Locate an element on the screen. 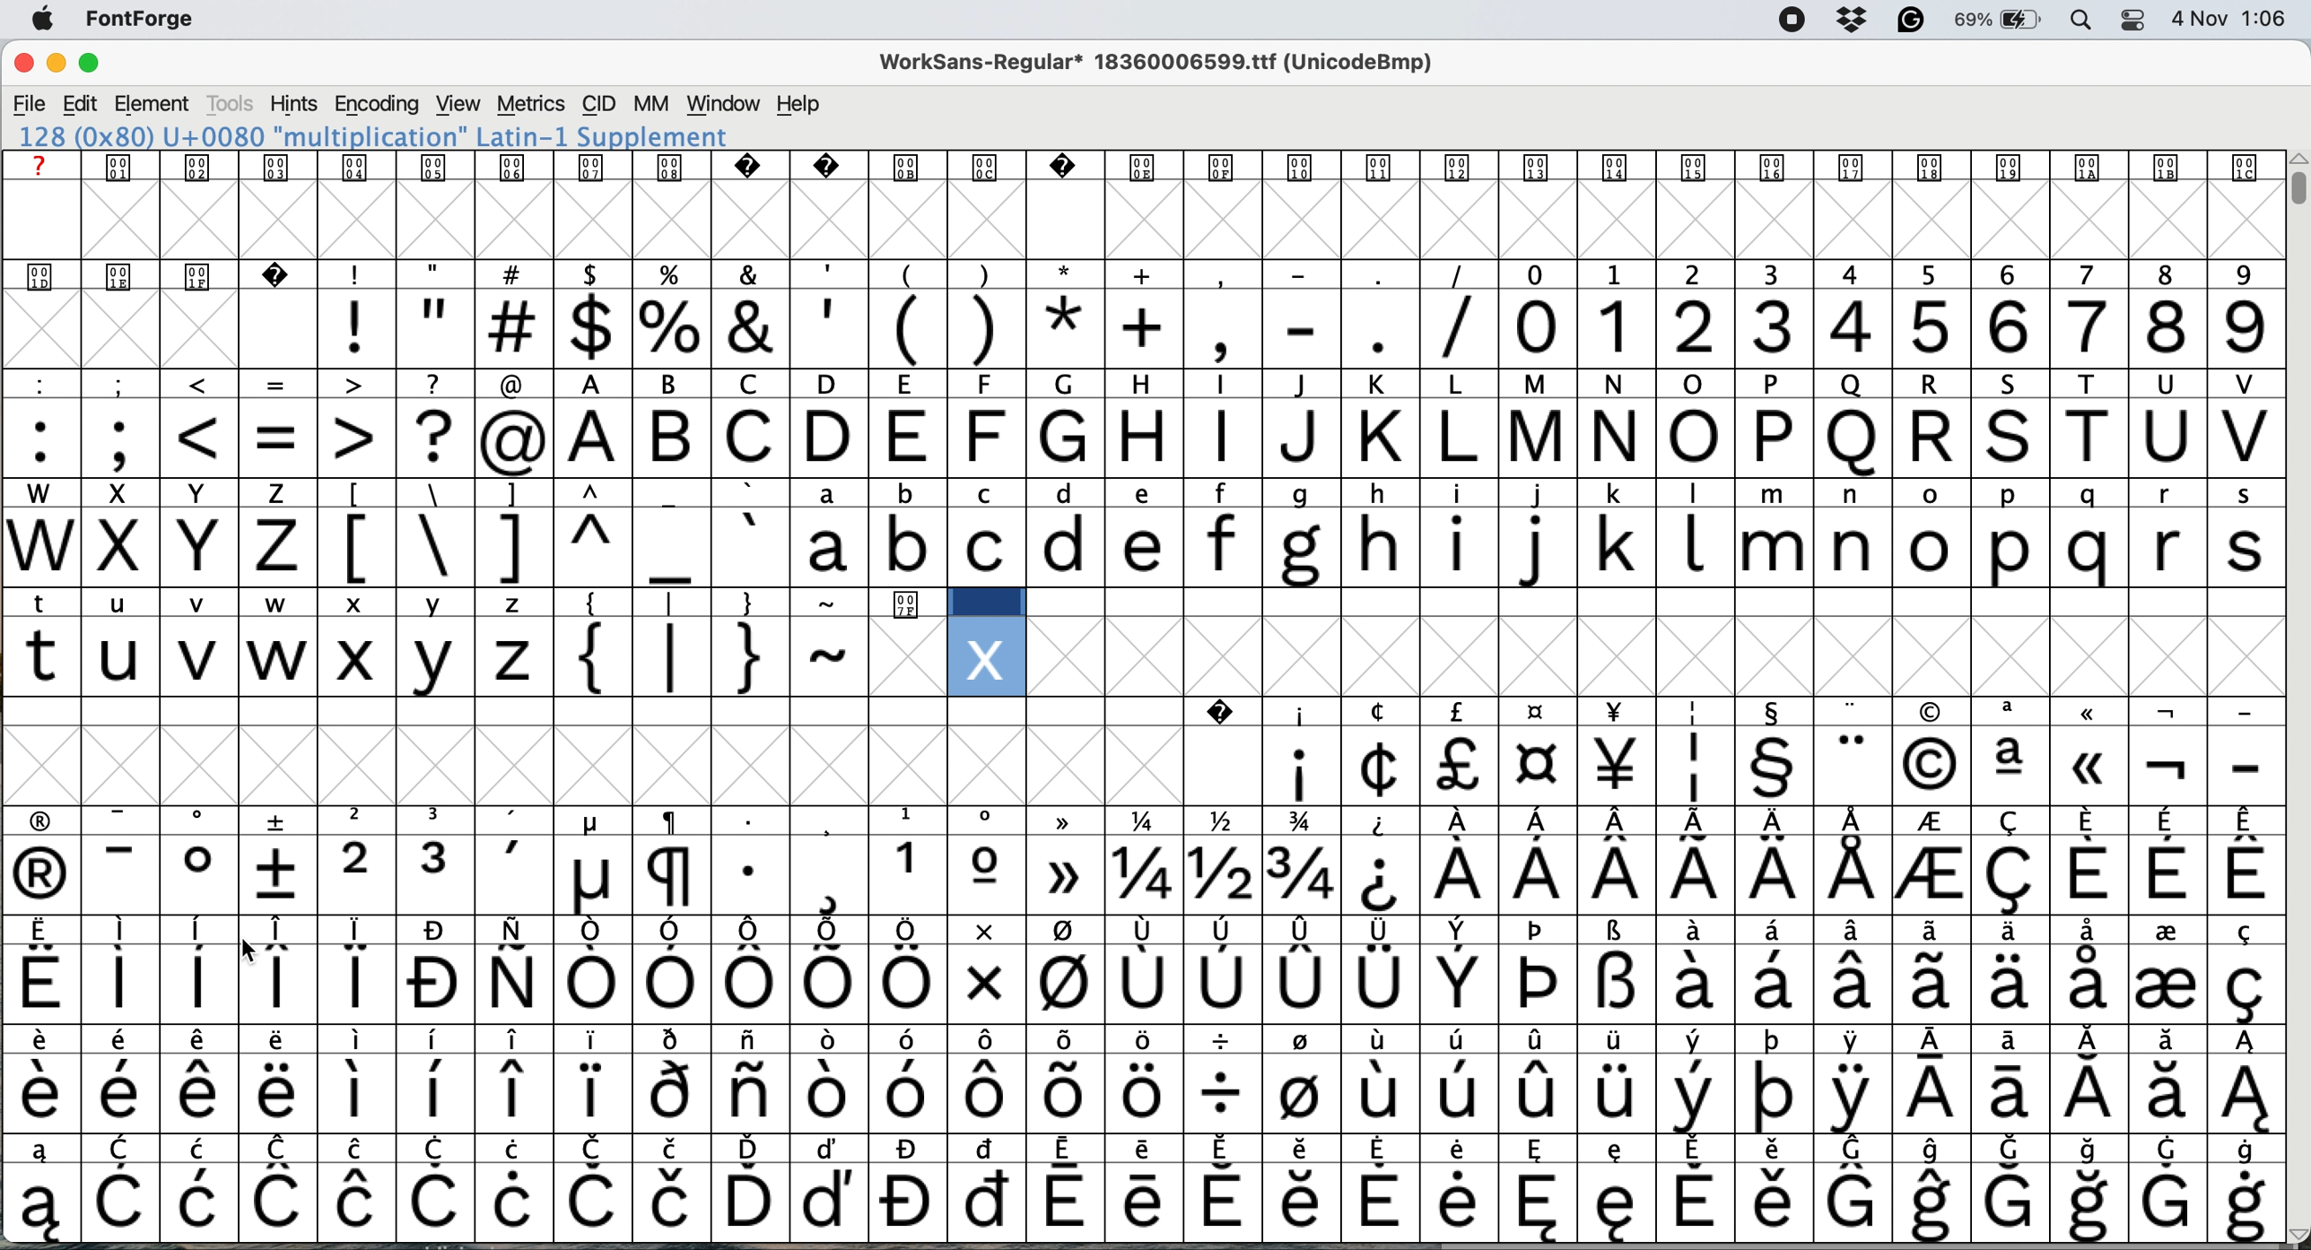 This screenshot has width=2311, height=1250. special characters is located at coordinates (1147, 1147).